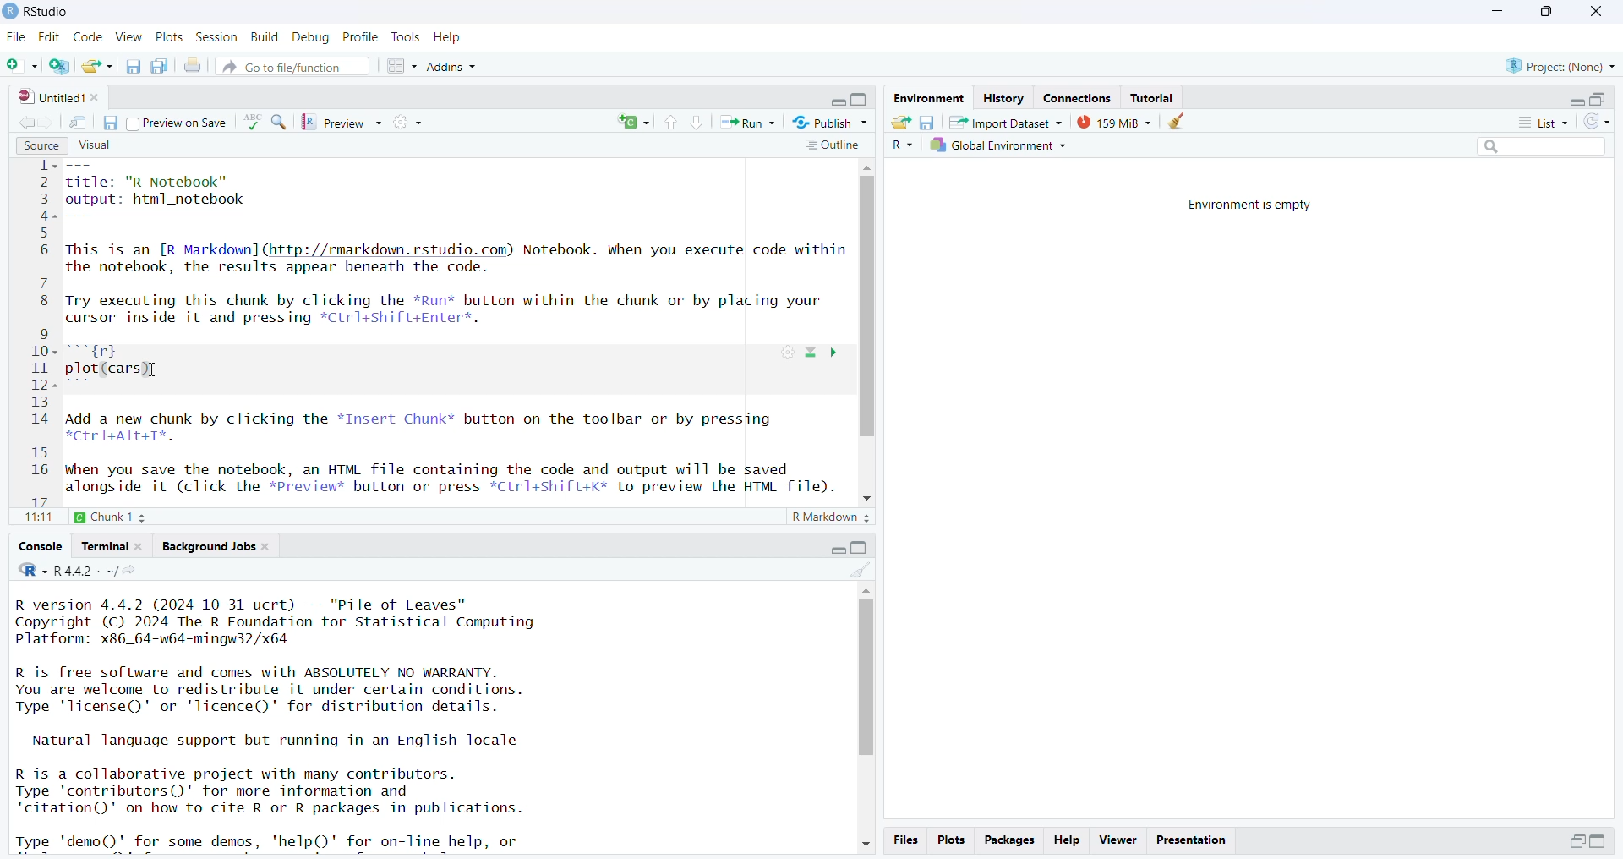  Describe the element at coordinates (42, 546) in the screenshot. I see `console` at that location.